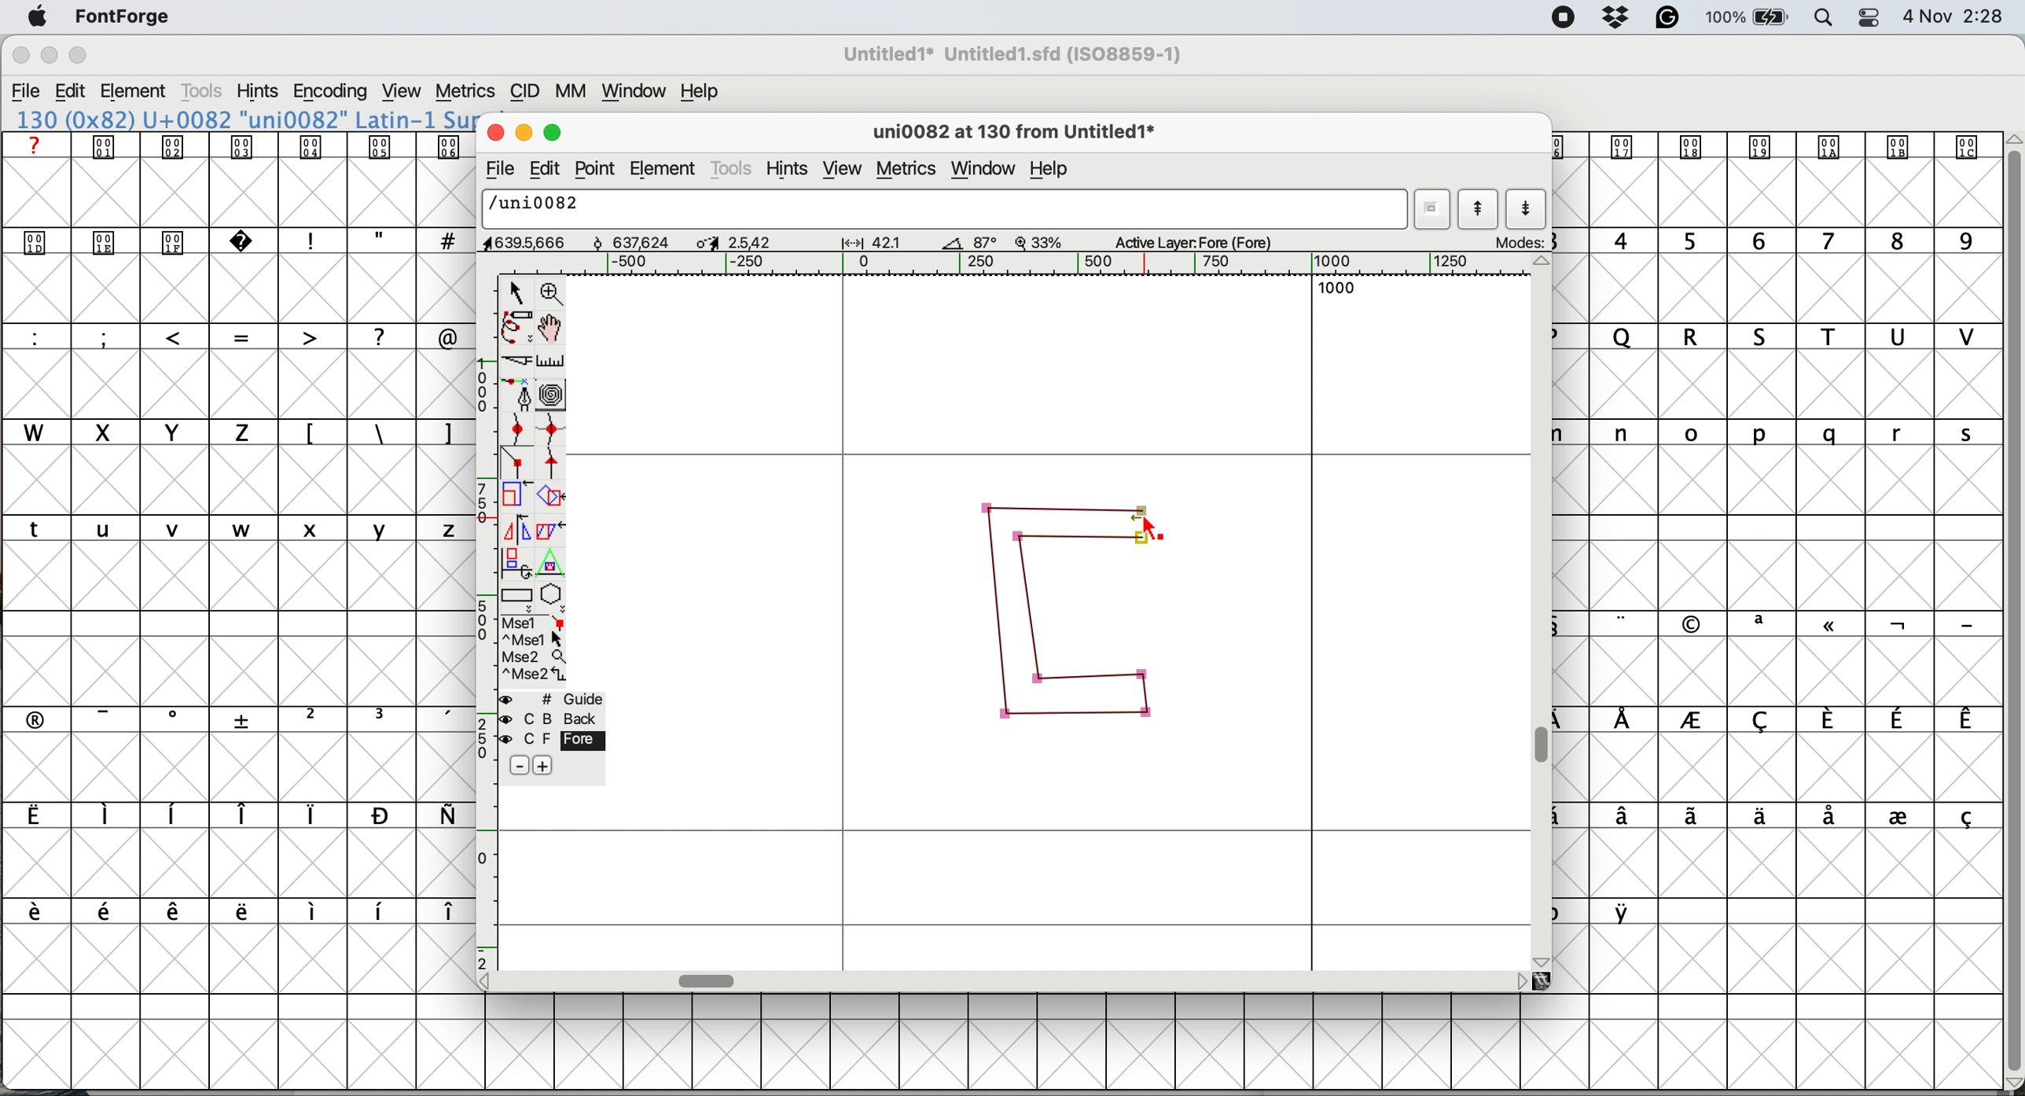 This screenshot has height=1096, width=2025. I want to click on hints, so click(788, 171).